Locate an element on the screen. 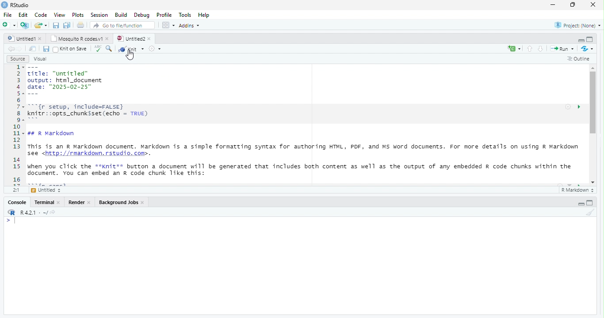 The width and height of the screenshot is (604, 318). close is located at coordinates (89, 203).